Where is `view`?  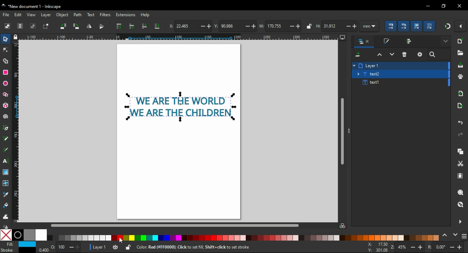
view is located at coordinates (32, 15).